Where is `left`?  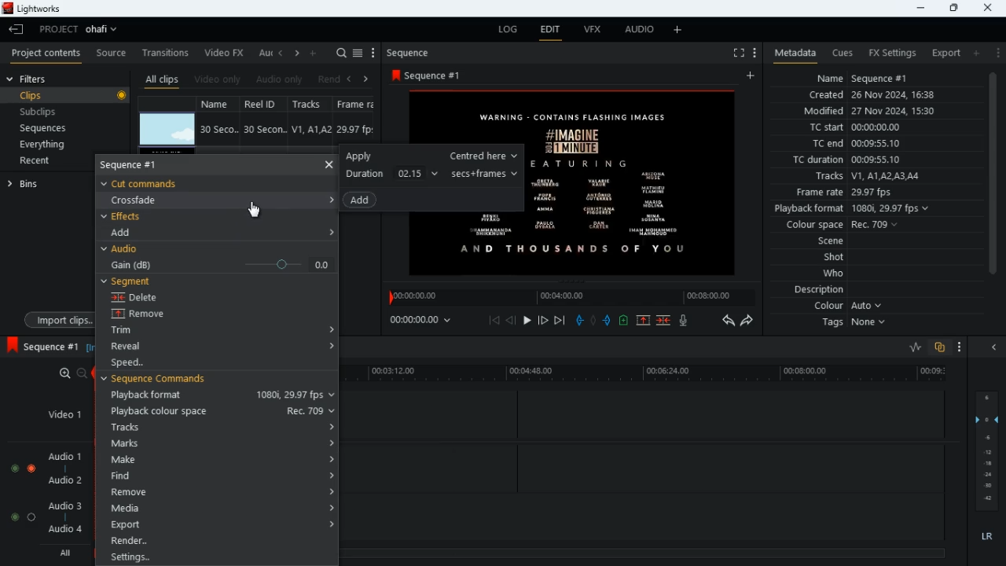 left is located at coordinates (281, 53).